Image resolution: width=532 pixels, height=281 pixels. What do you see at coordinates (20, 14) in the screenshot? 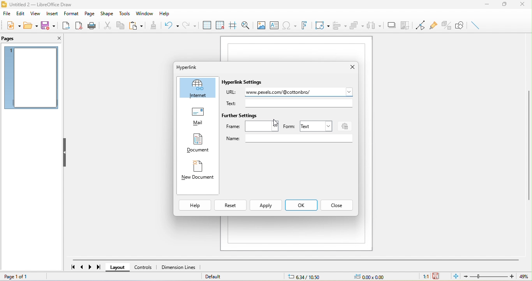
I see `edit` at bounding box center [20, 14].